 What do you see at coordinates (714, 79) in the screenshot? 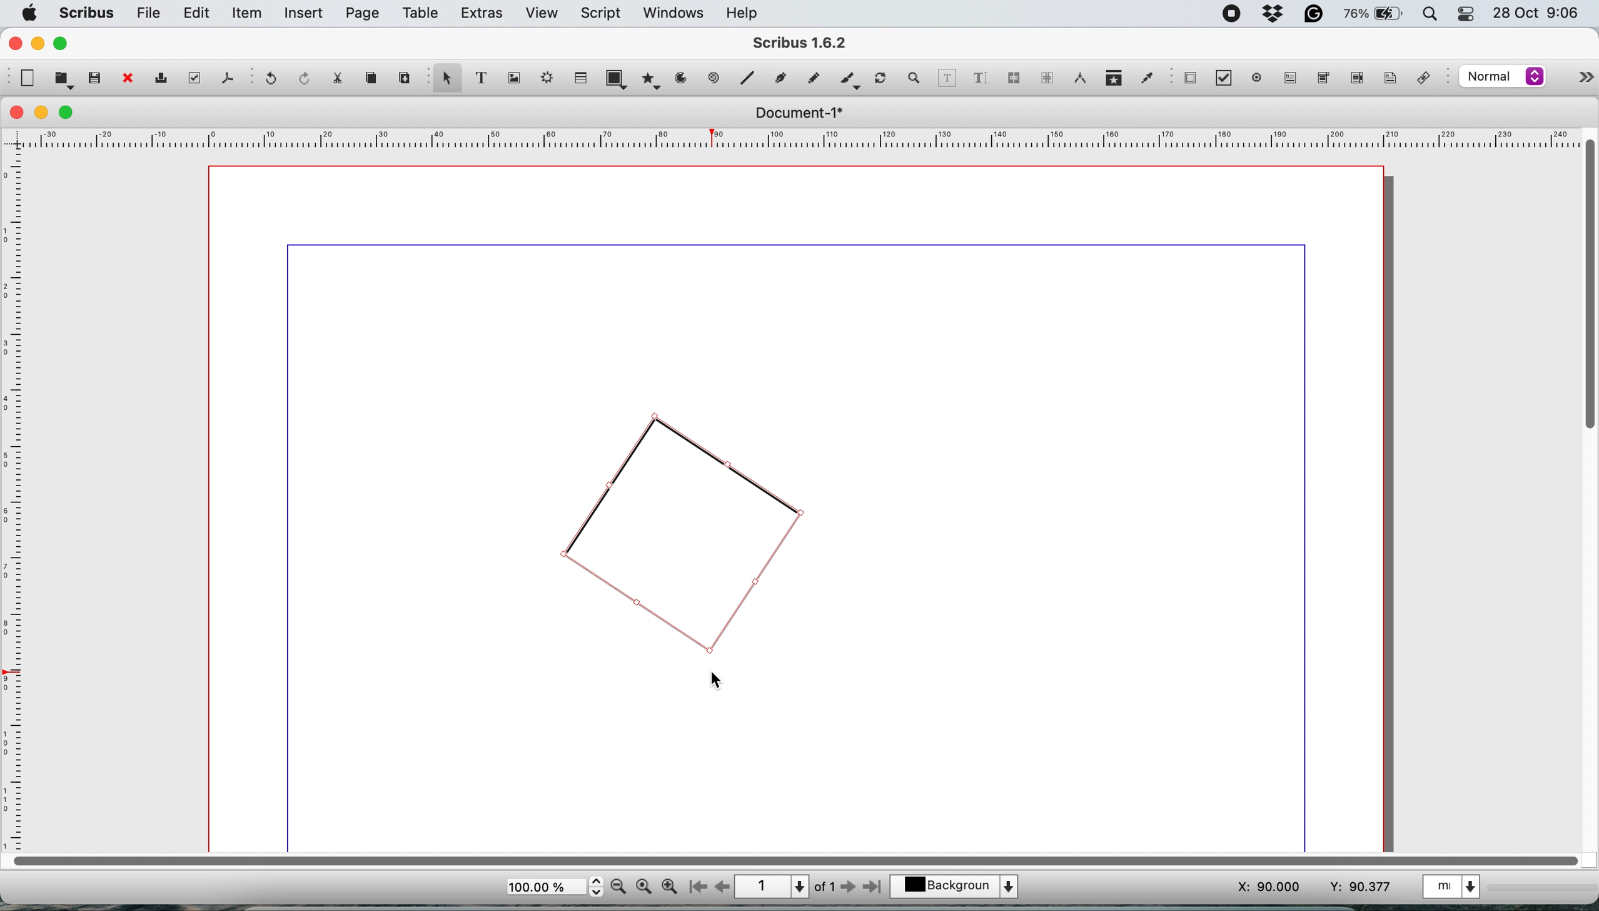
I see `line` at bounding box center [714, 79].